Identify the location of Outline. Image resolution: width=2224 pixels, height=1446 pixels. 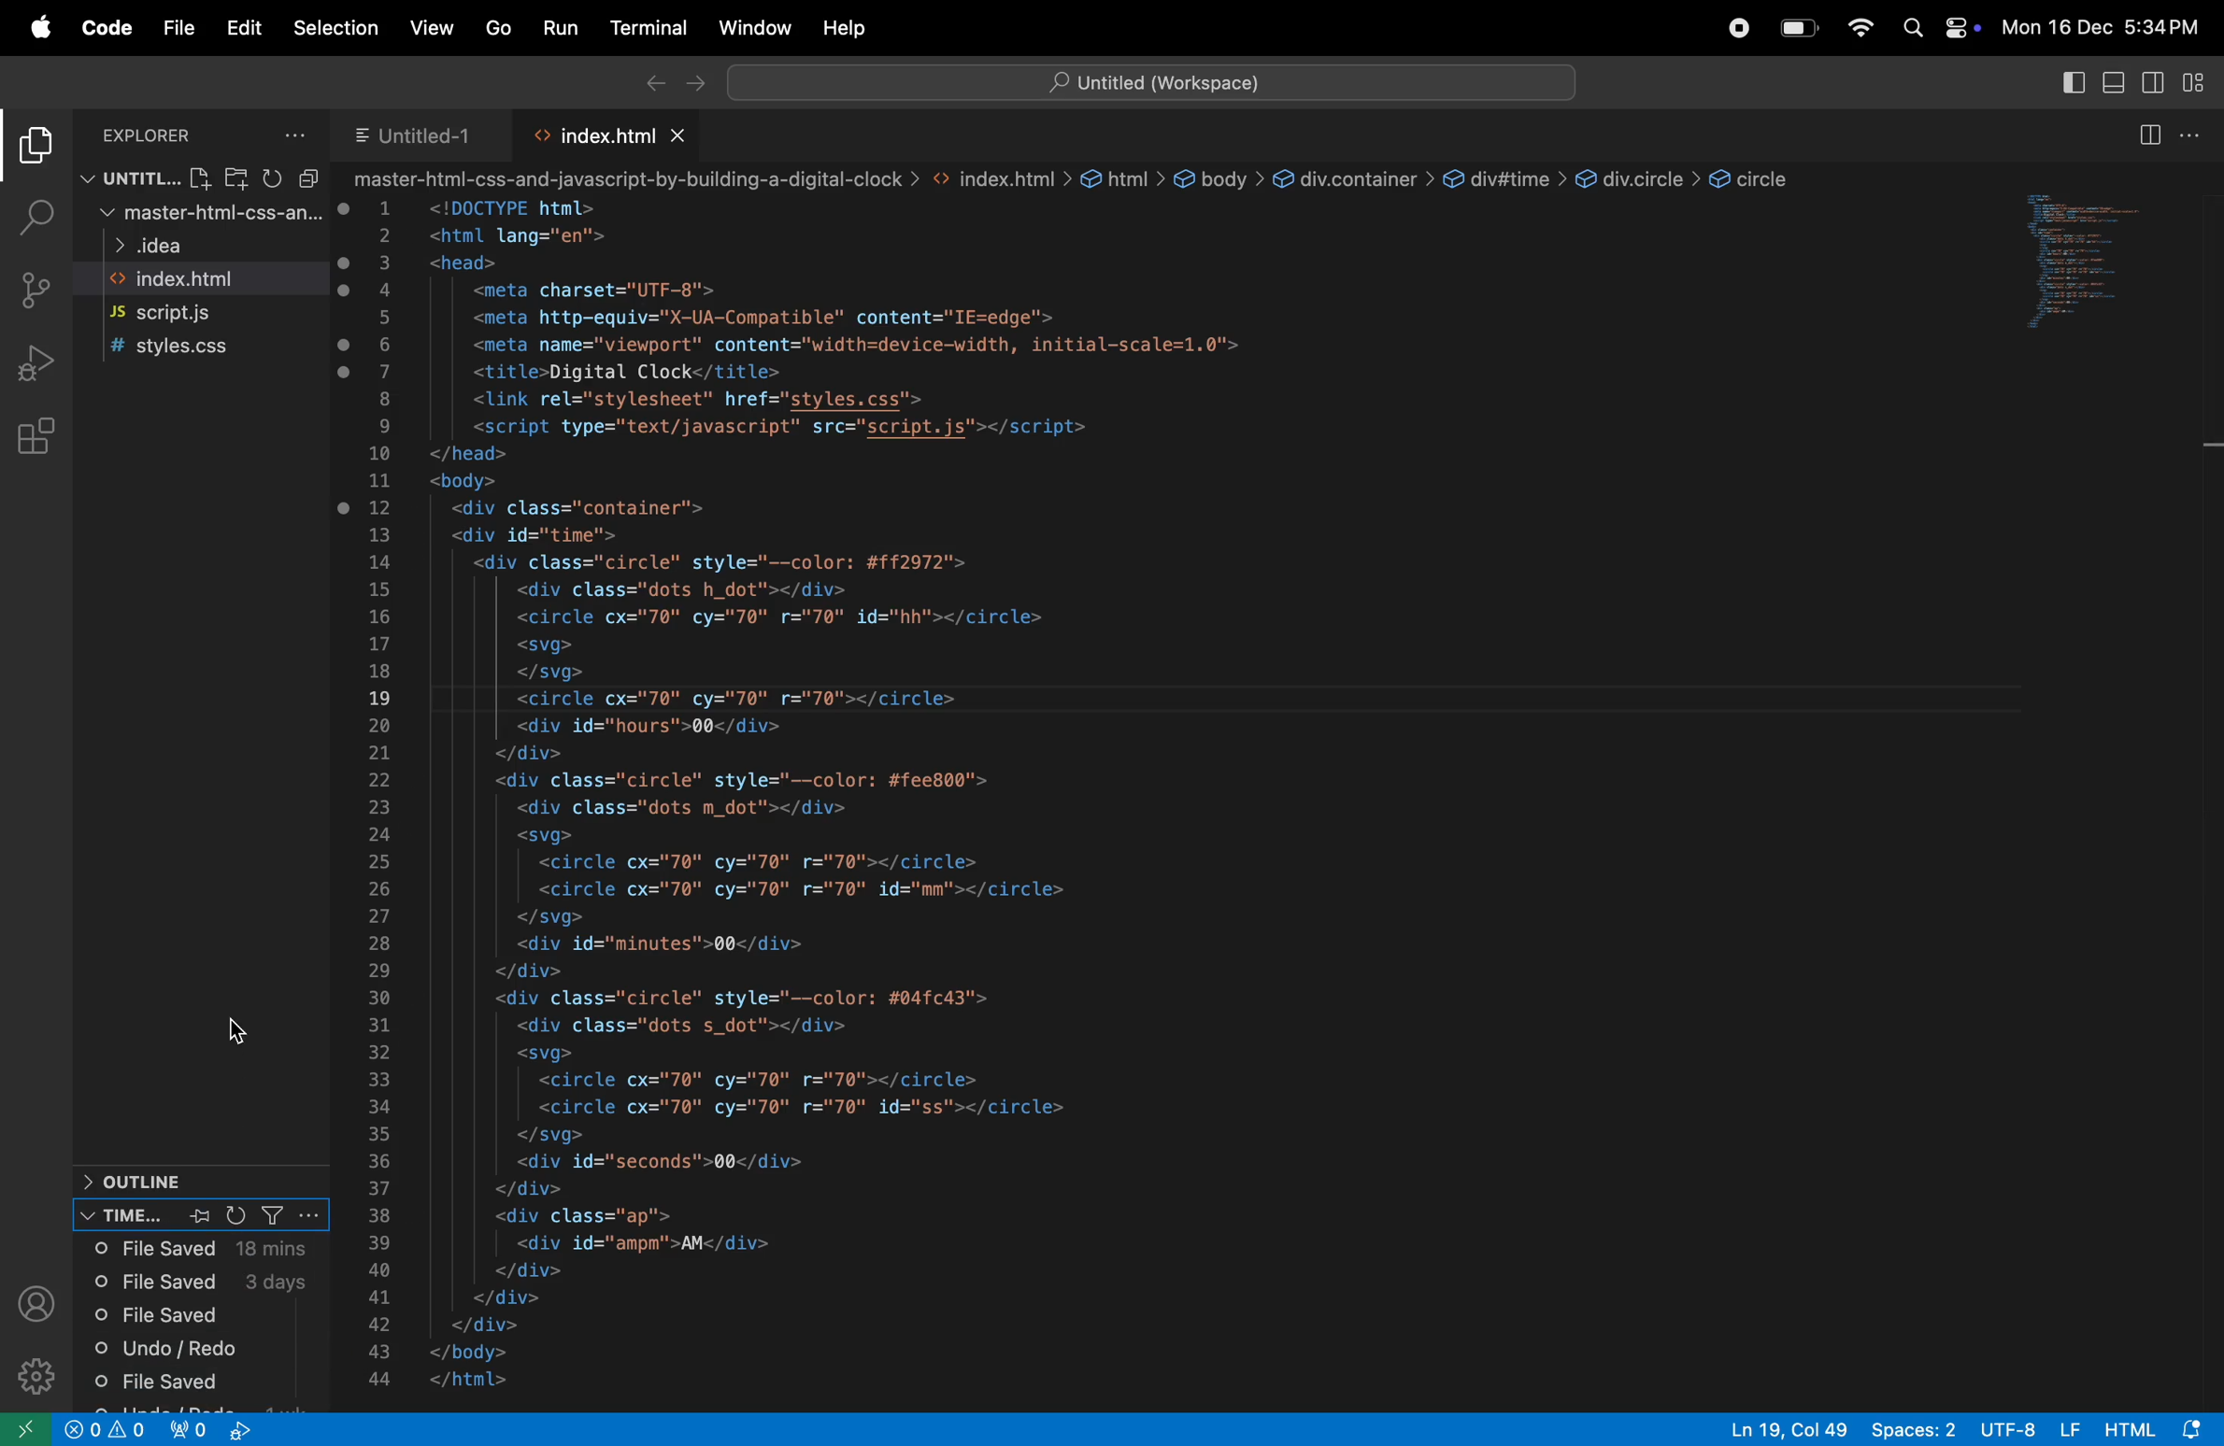
(192, 1180).